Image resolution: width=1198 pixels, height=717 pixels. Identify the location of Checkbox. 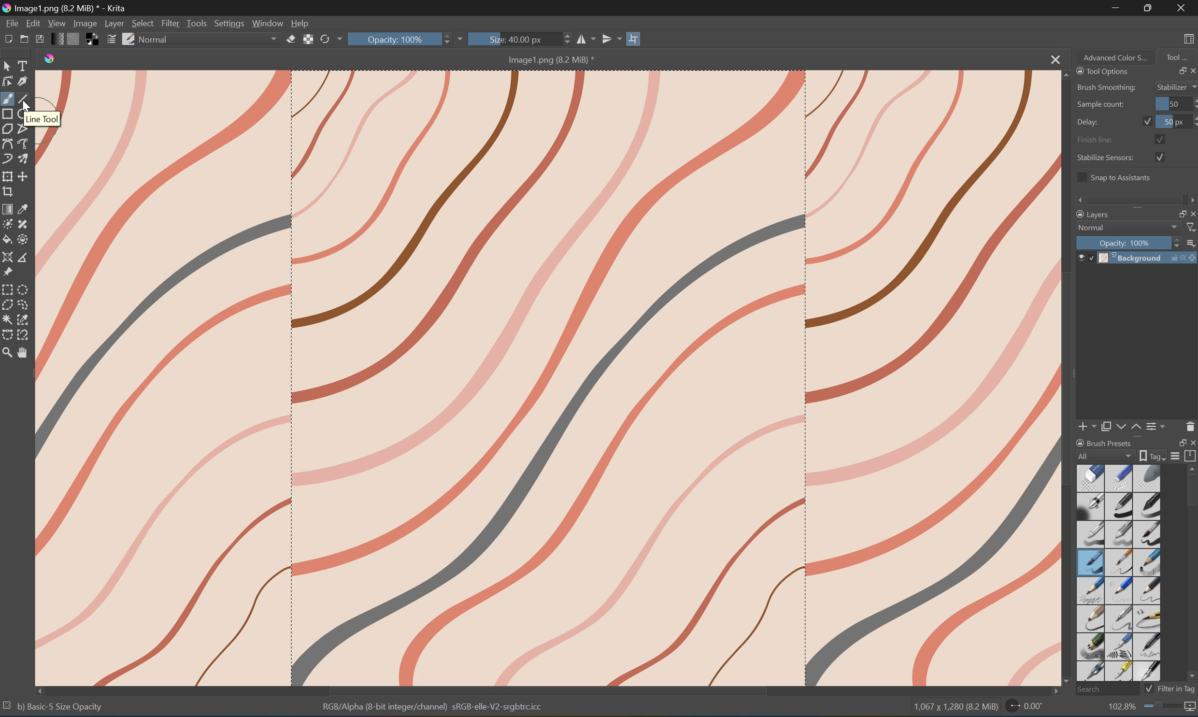
(1148, 688).